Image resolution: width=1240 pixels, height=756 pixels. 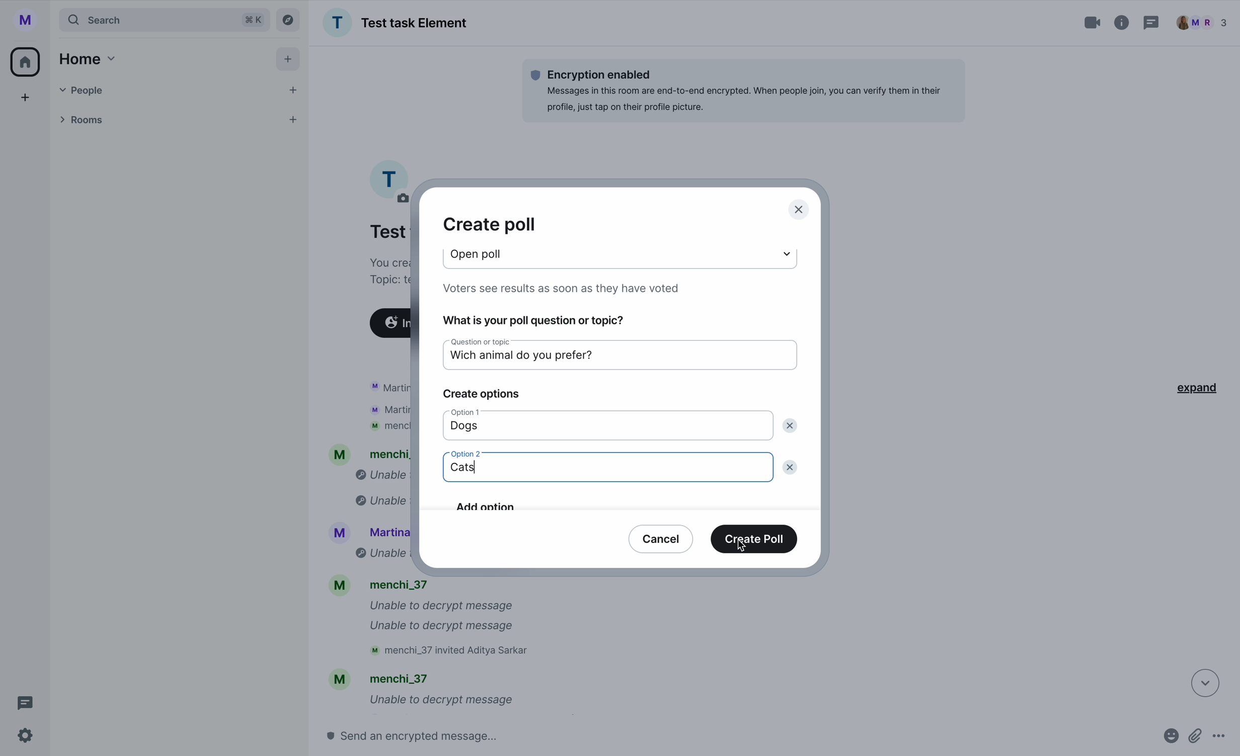 What do you see at coordinates (85, 58) in the screenshot?
I see `home` at bounding box center [85, 58].